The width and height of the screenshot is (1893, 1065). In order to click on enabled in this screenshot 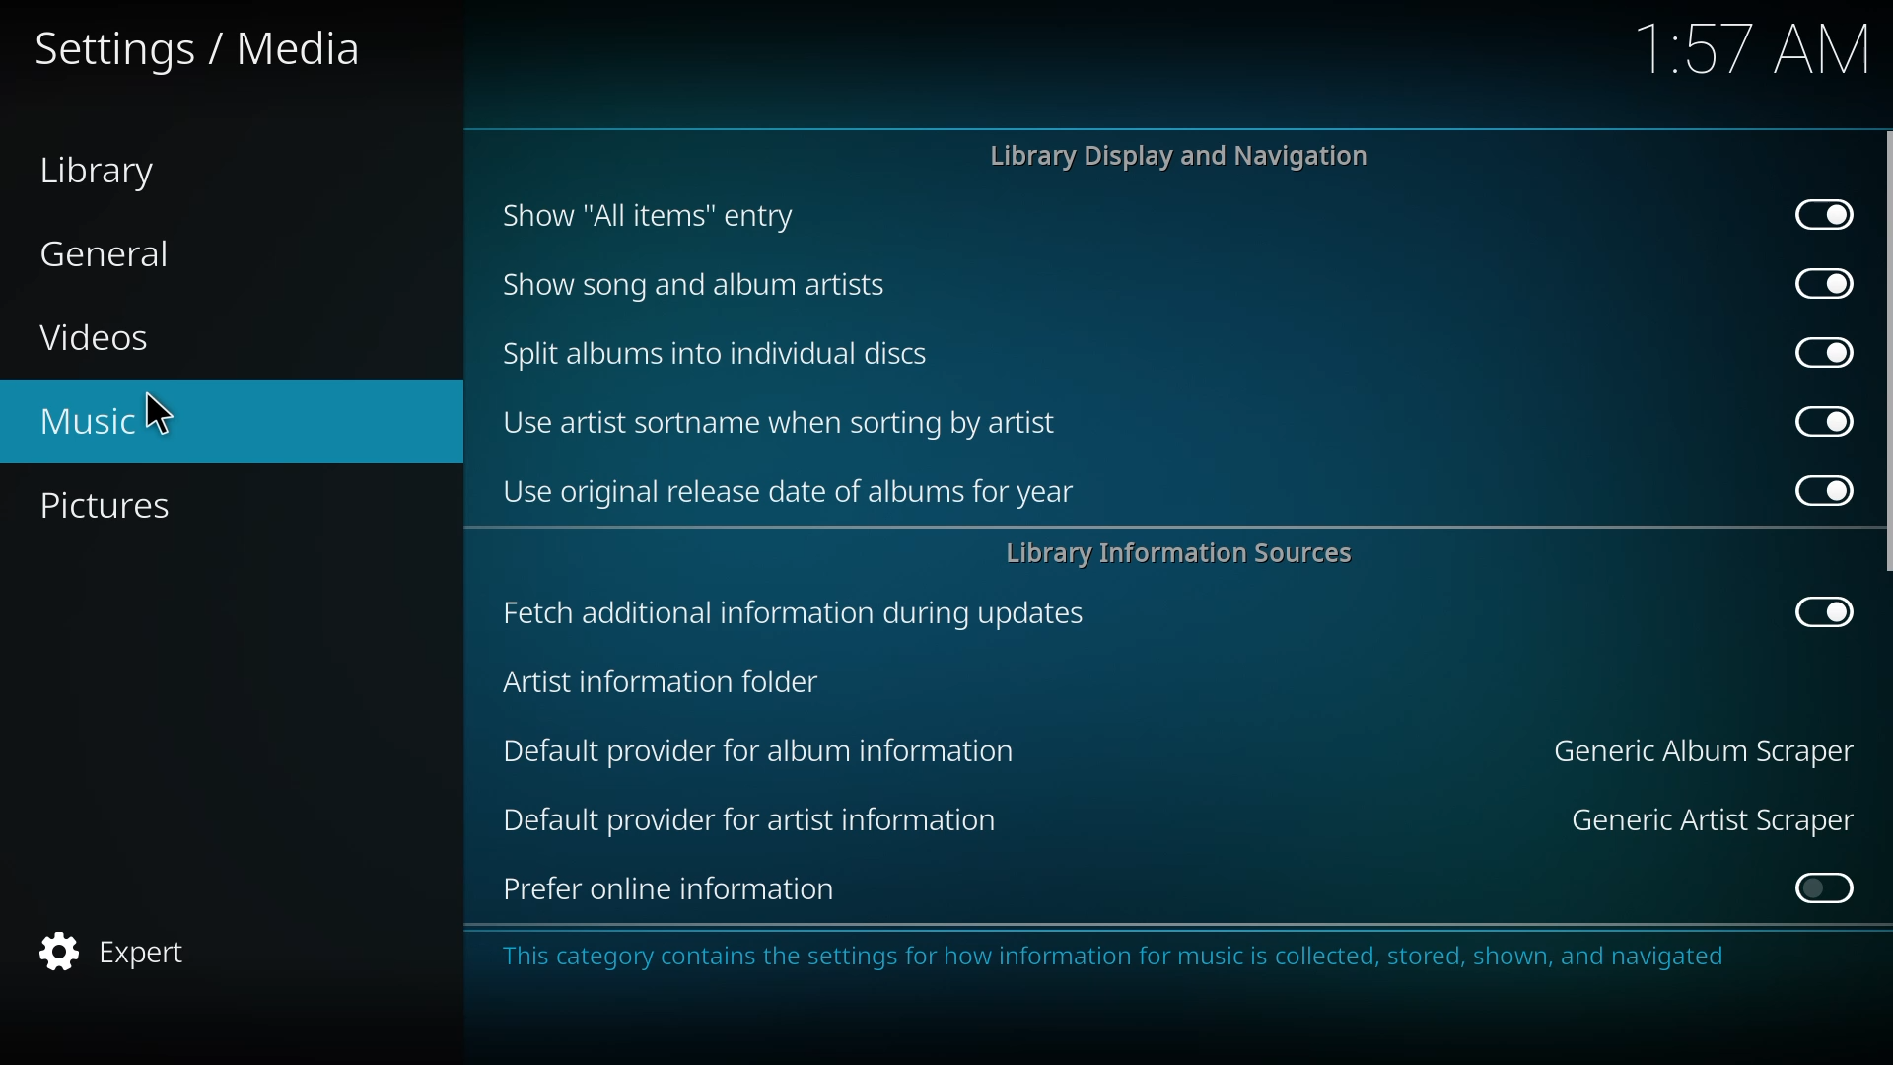, I will do `click(1818, 490)`.